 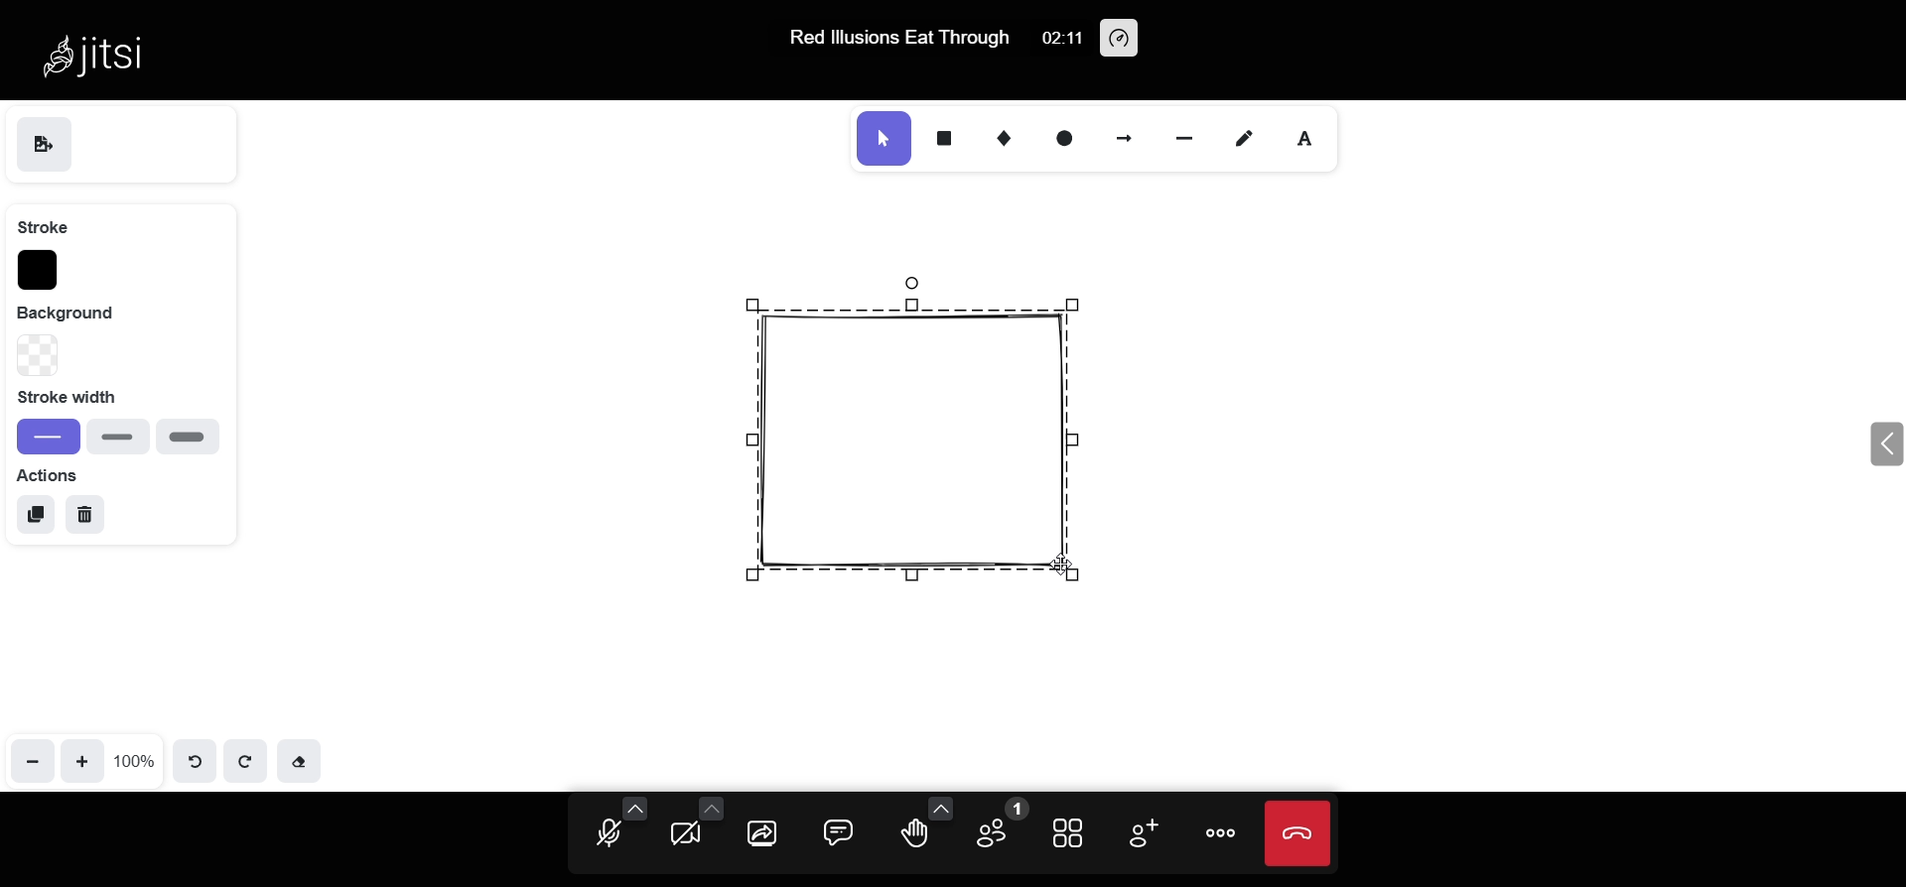 I want to click on Red lllusions Eat Through, so click(x=887, y=38).